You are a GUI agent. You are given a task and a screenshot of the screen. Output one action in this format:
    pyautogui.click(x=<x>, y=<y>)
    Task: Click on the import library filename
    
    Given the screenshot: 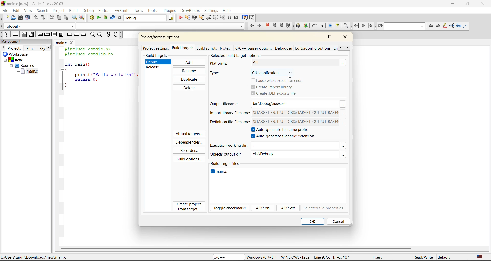 What is the action you would take?
    pyautogui.click(x=228, y=114)
    